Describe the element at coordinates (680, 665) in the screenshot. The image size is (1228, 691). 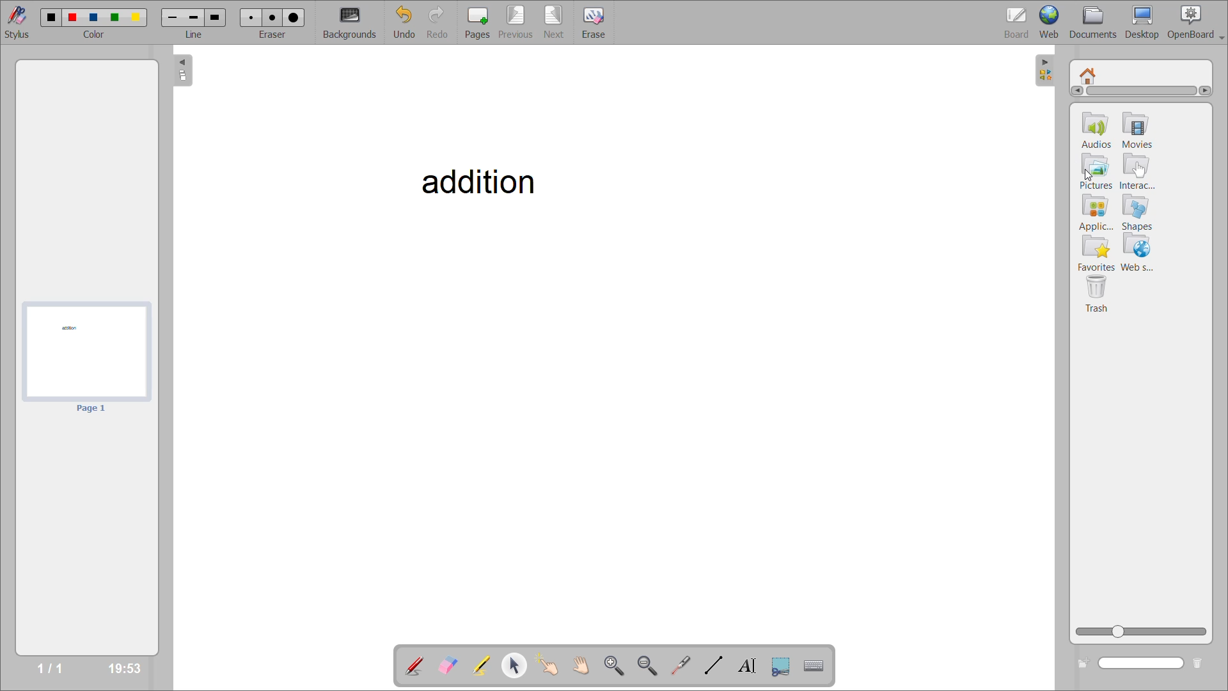
I see `virtual laser pointer` at that location.